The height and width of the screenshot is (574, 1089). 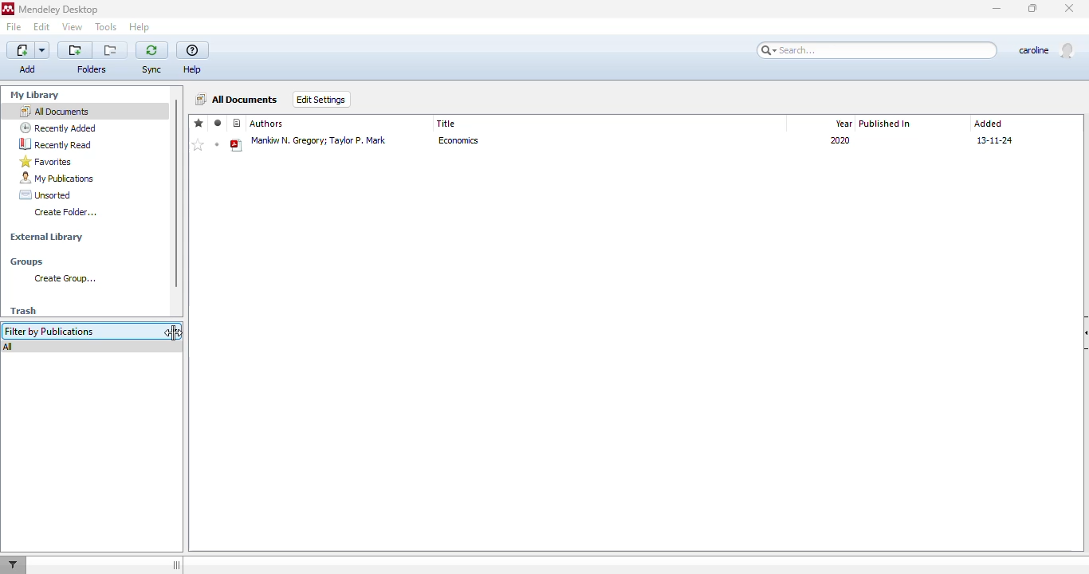 I want to click on my library, so click(x=35, y=95).